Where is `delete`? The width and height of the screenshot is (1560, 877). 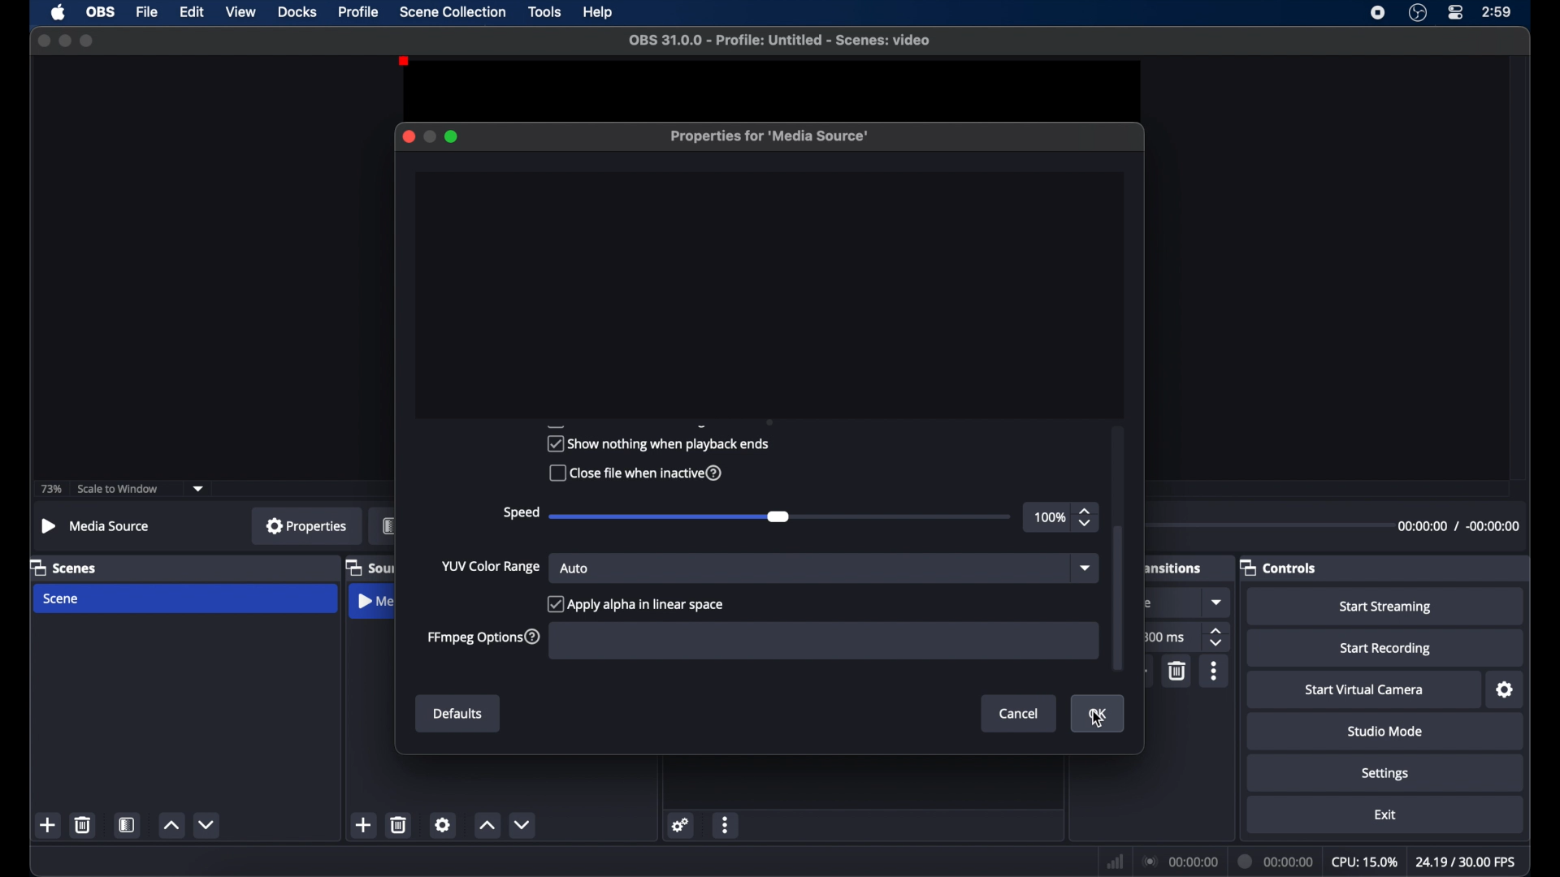 delete is located at coordinates (82, 825).